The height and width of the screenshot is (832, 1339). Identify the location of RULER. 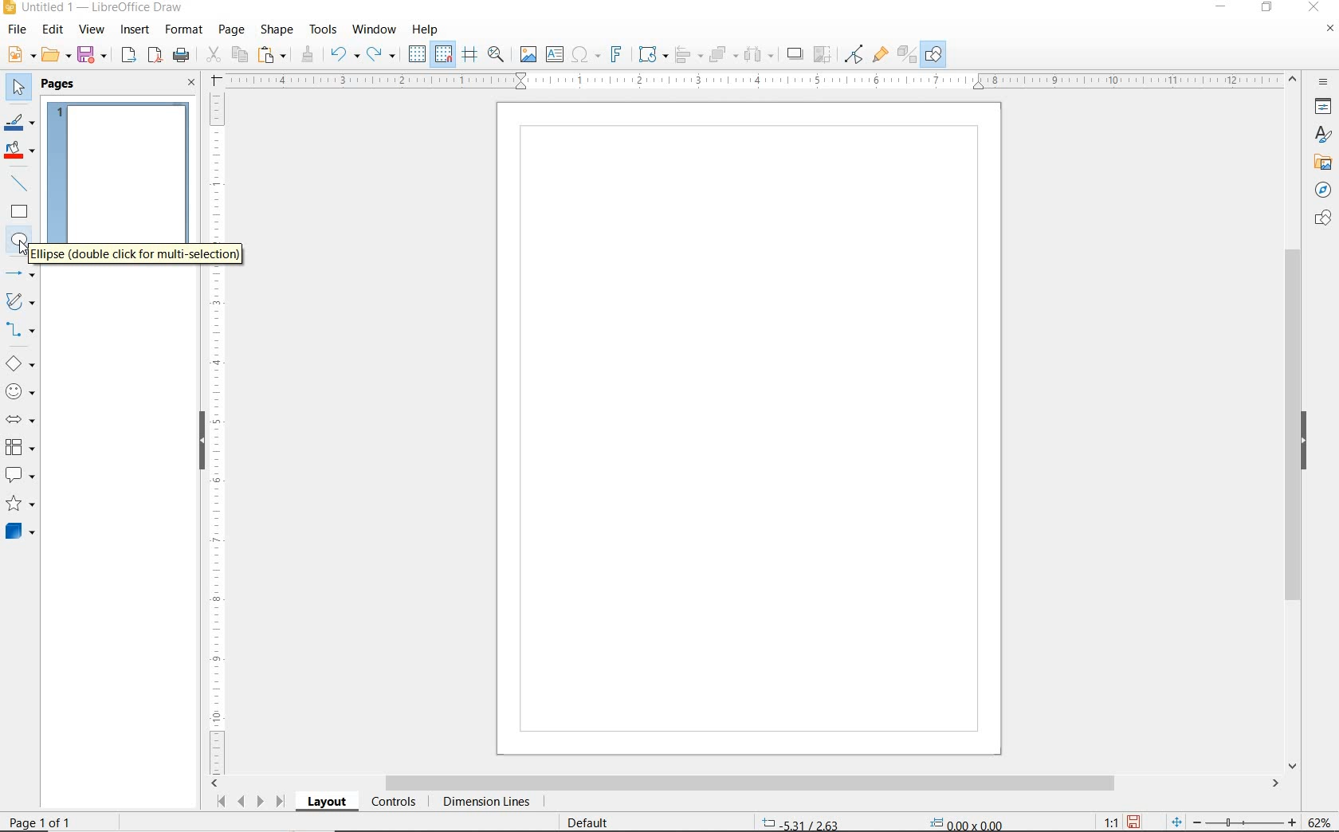
(218, 431).